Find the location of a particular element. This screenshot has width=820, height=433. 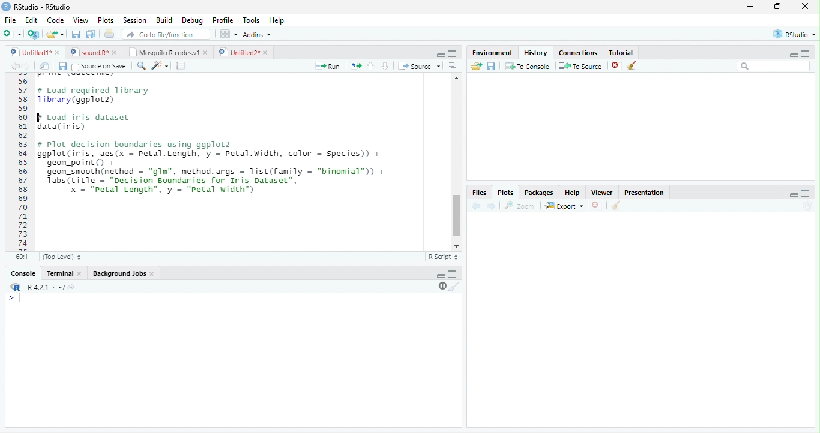

Maximize is located at coordinates (805, 193).